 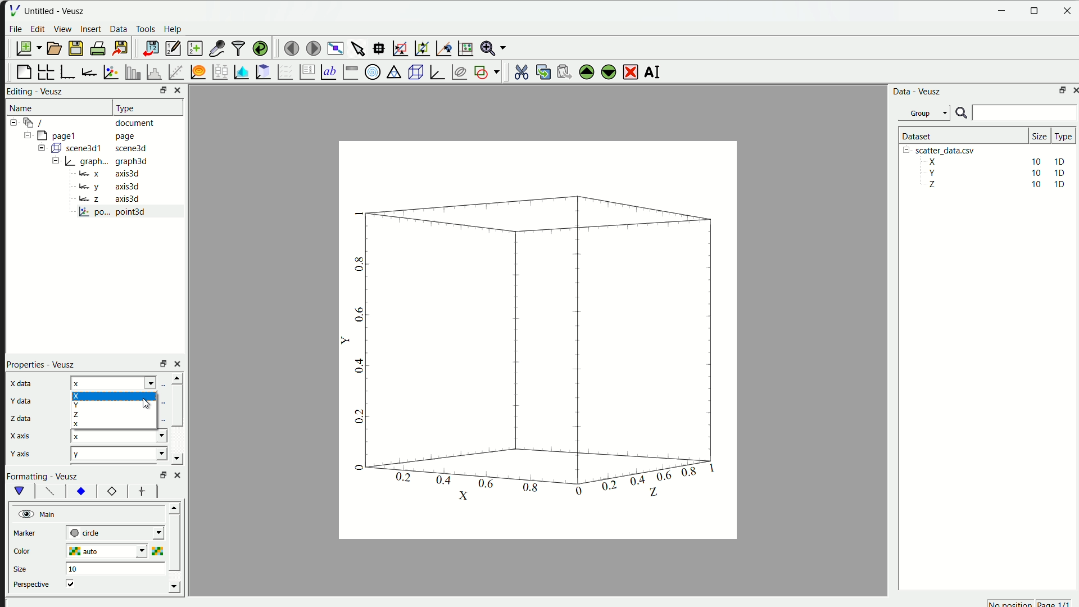 I want to click on x, so click(x=119, y=438).